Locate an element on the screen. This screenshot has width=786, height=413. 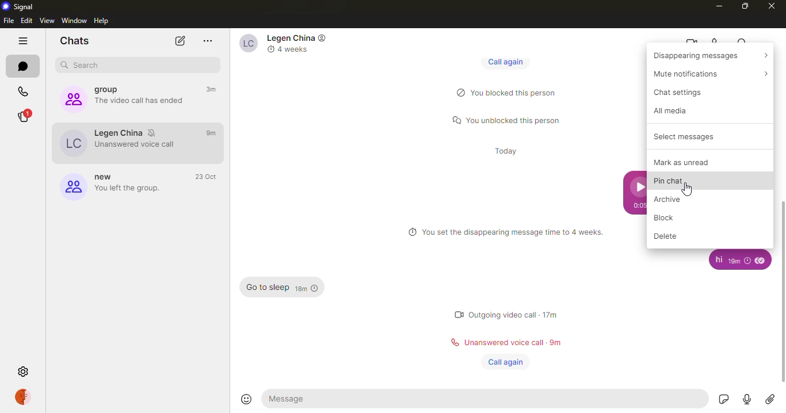
mute notifications is located at coordinates (703, 74).